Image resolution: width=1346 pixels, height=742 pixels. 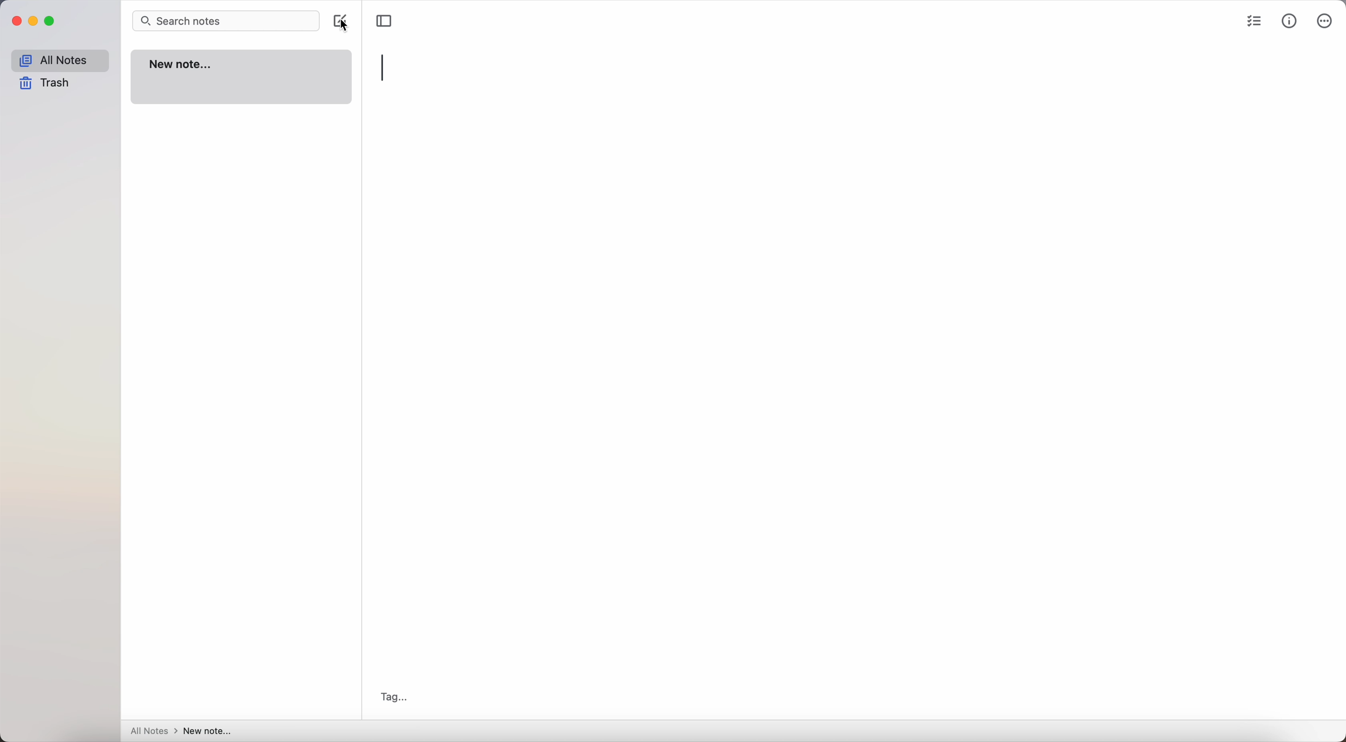 What do you see at coordinates (16, 21) in the screenshot?
I see `close Simplenote` at bounding box center [16, 21].